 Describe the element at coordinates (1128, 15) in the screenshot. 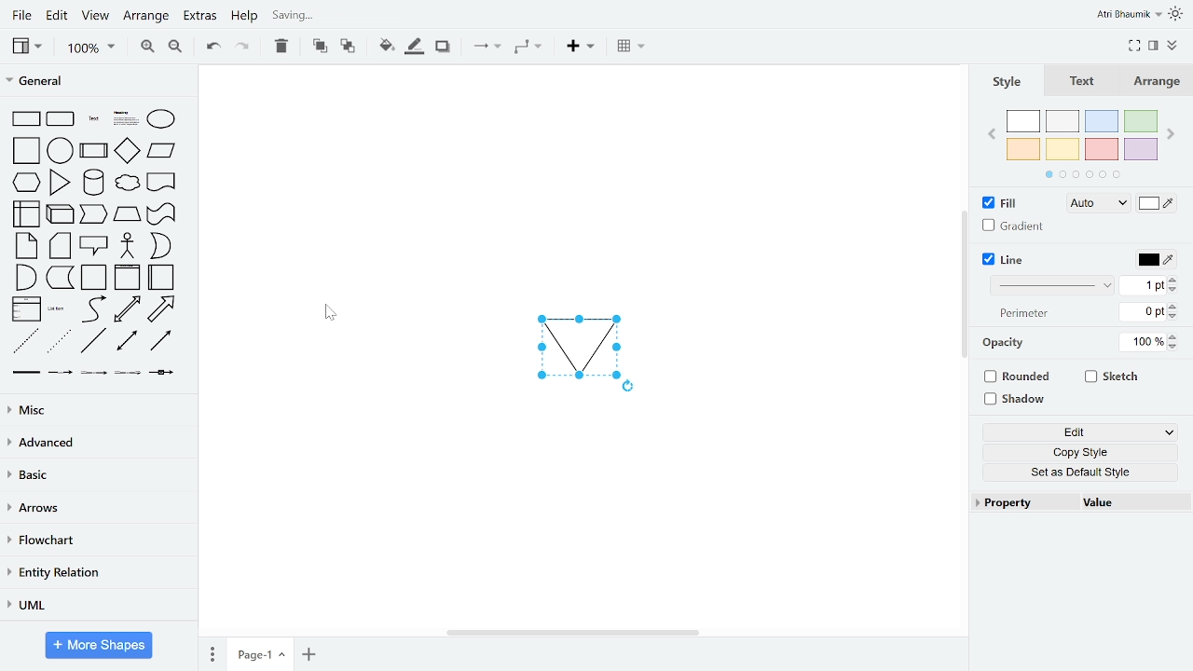

I see `profile Atri Bhaumik` at that location.